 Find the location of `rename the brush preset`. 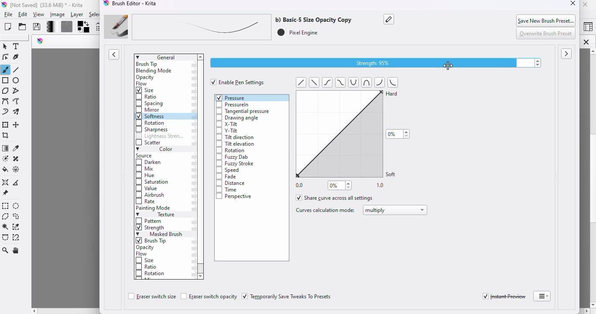

rename the brush preset is located at coordinates (389, 20).